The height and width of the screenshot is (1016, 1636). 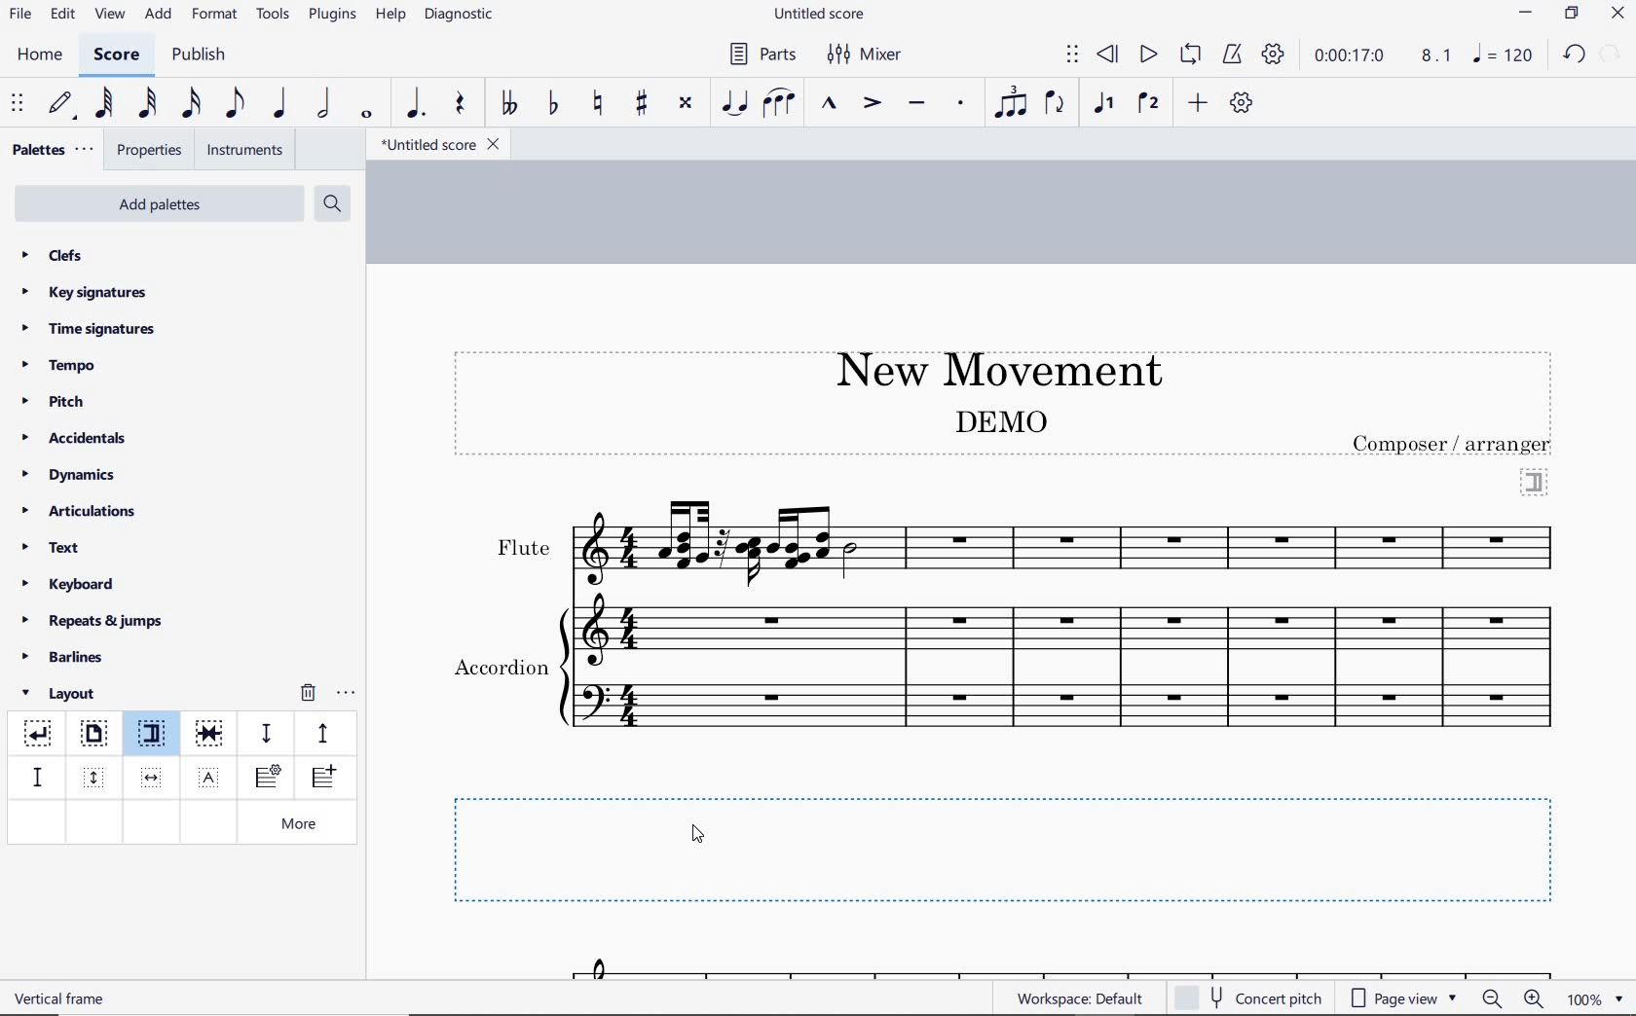 What do you see at coordinates (1016, 849) in the screenshot?
I see `frame for new movement added` at bounding box center [1016, 849].